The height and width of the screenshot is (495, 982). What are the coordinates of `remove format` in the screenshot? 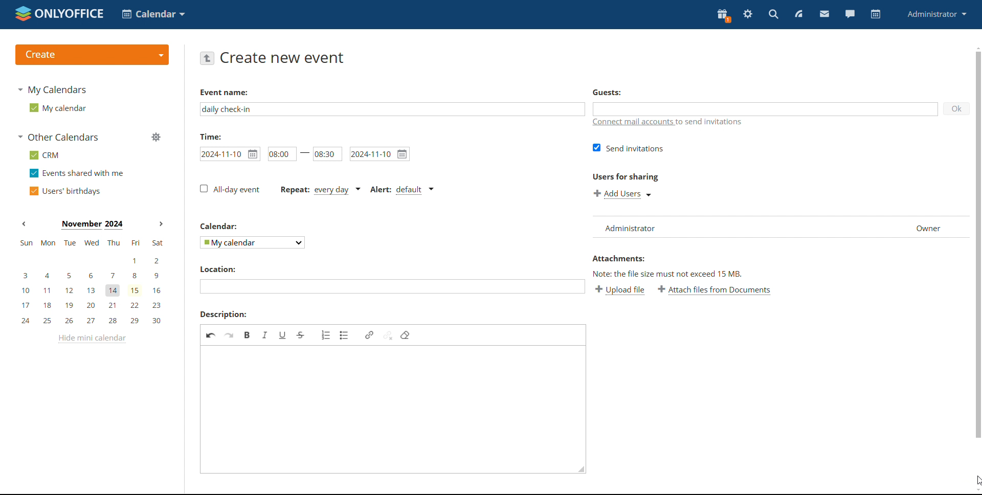 It's located at (405, 335).